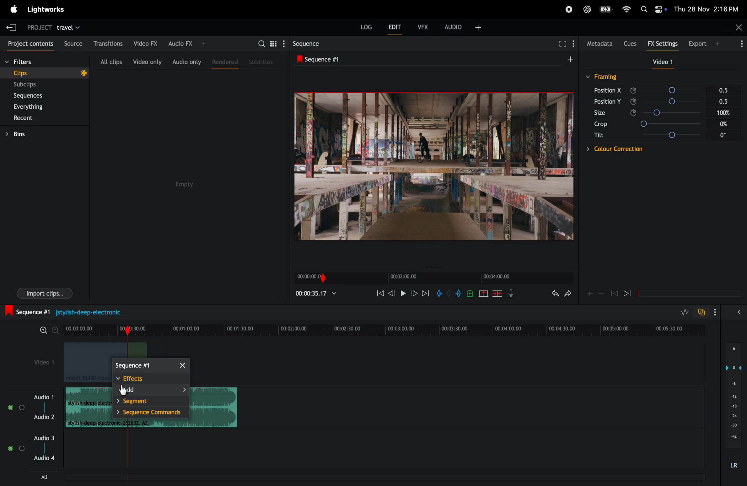 Image resolution: width=747 pixels, height=486 pixels. Describe the element at coordinates (603, 76) in the screenshot. I see `framing` at that location.